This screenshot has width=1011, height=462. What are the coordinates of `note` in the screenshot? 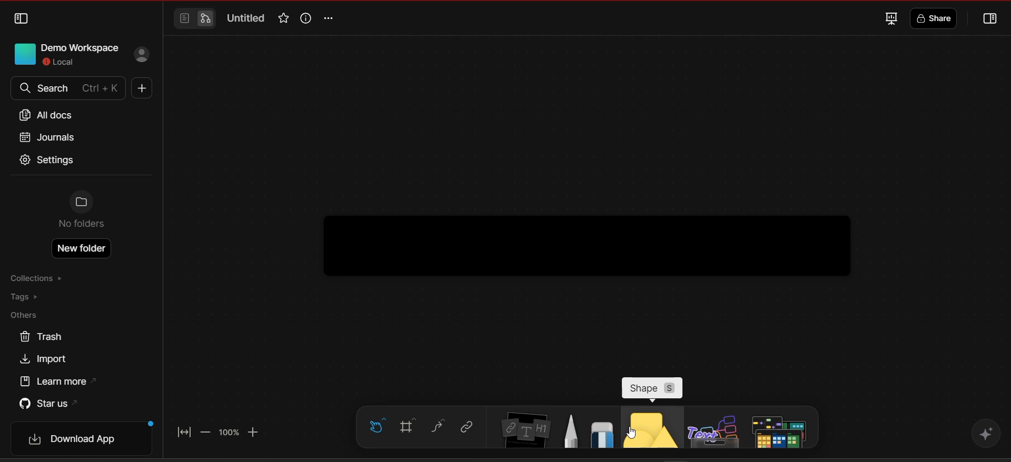 It's located at (527, 427).